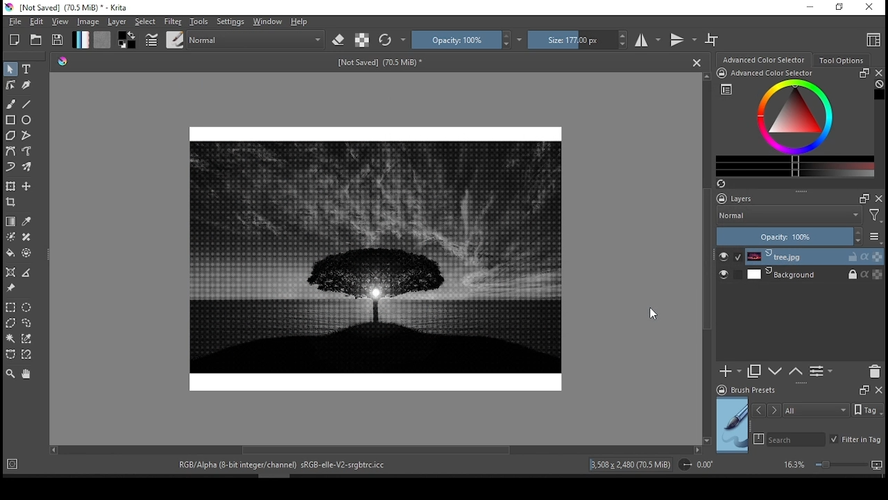  I want to click on view/change layer properties, so click(824, 372).